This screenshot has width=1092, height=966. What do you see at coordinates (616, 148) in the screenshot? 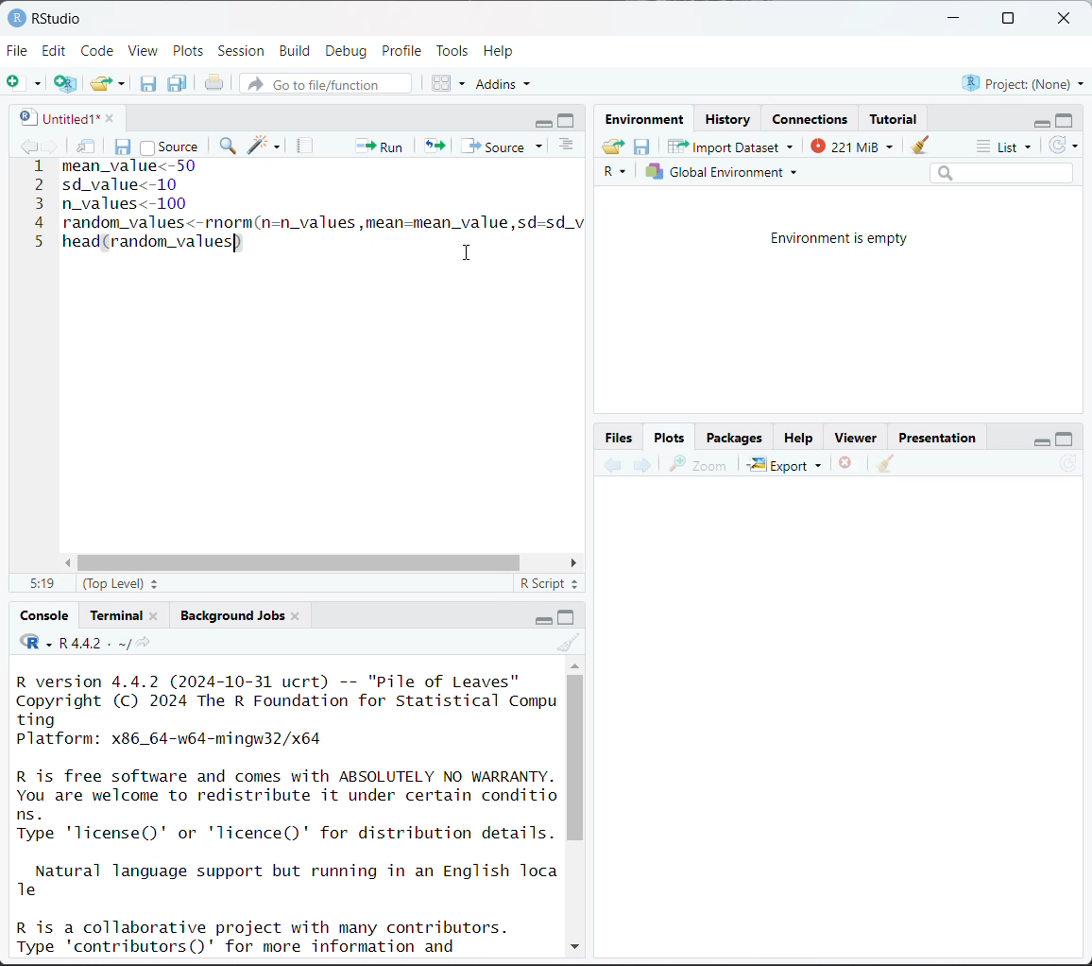
I see `load workspace` at bounding box center [616, 148].